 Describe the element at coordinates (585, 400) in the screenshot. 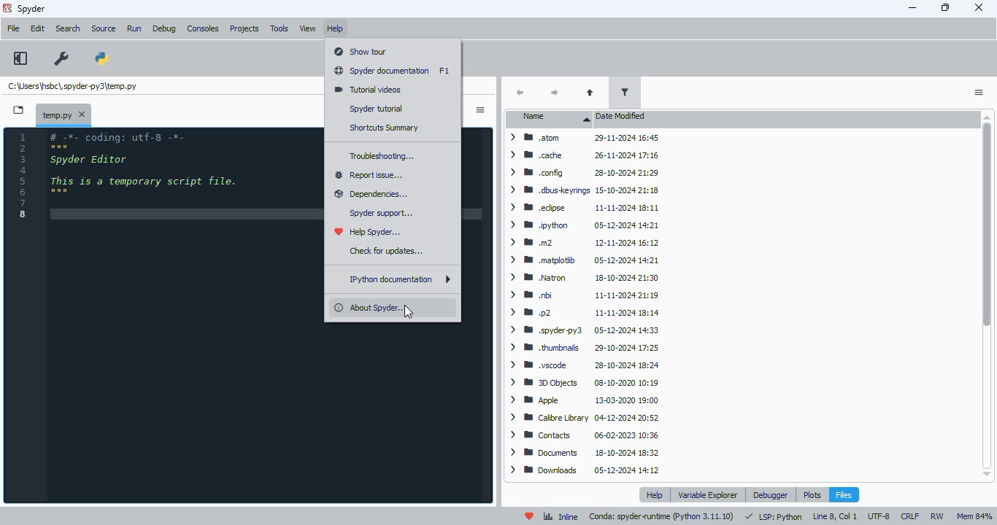

I see `> mm Apple 13-03-2020 19:00` at that location.